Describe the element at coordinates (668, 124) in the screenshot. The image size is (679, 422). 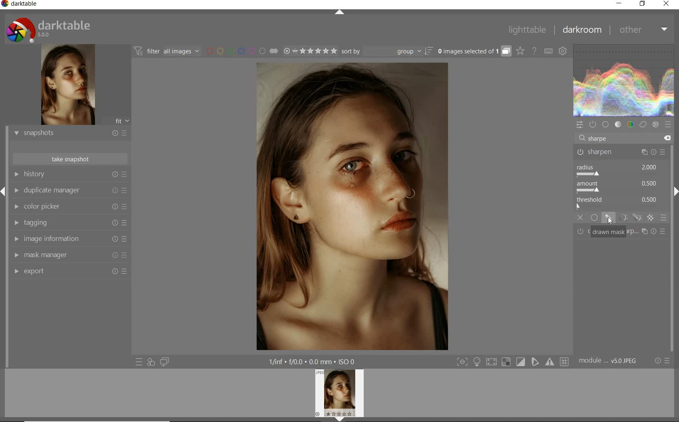
I see `presets` at that location.